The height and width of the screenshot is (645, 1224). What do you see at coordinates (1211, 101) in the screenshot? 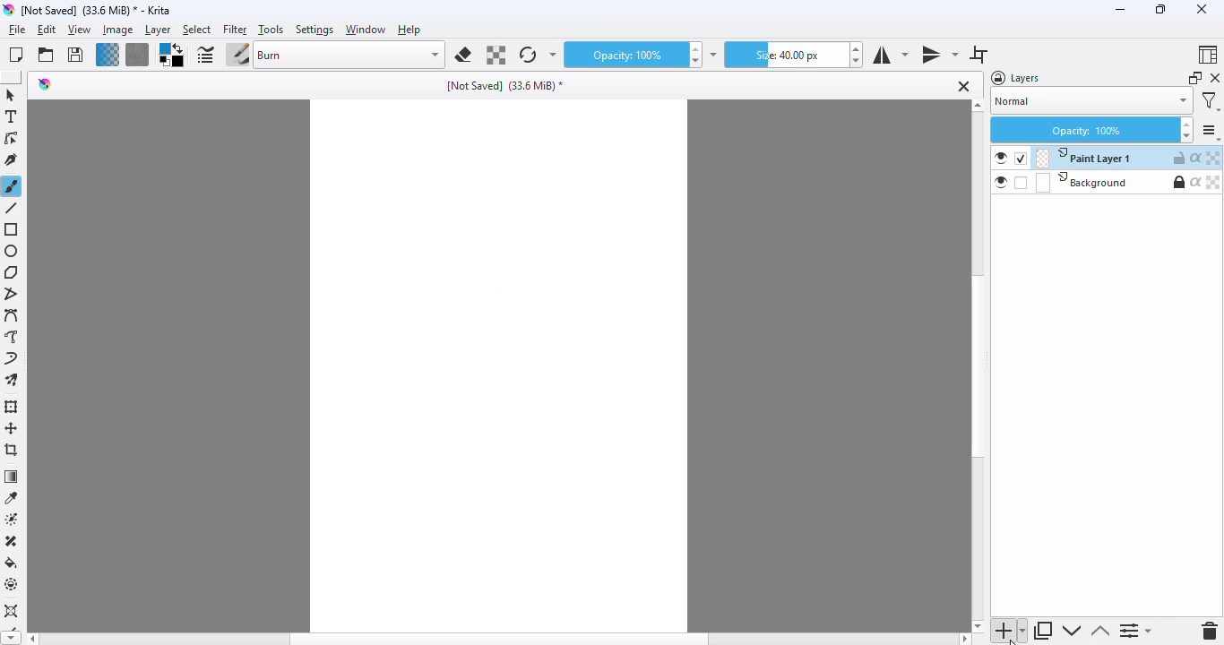
I see `filter` at bounding box center [1211, 101].